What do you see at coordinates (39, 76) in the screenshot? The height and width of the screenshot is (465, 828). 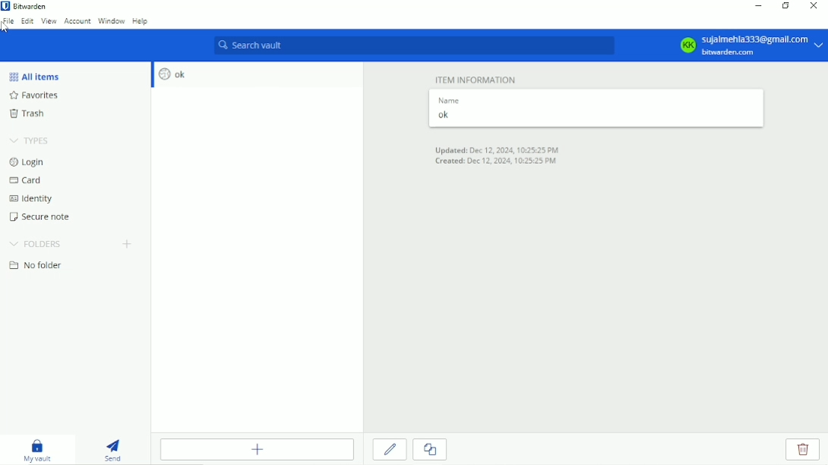 I see `All items` at bounding box center [39, 76].